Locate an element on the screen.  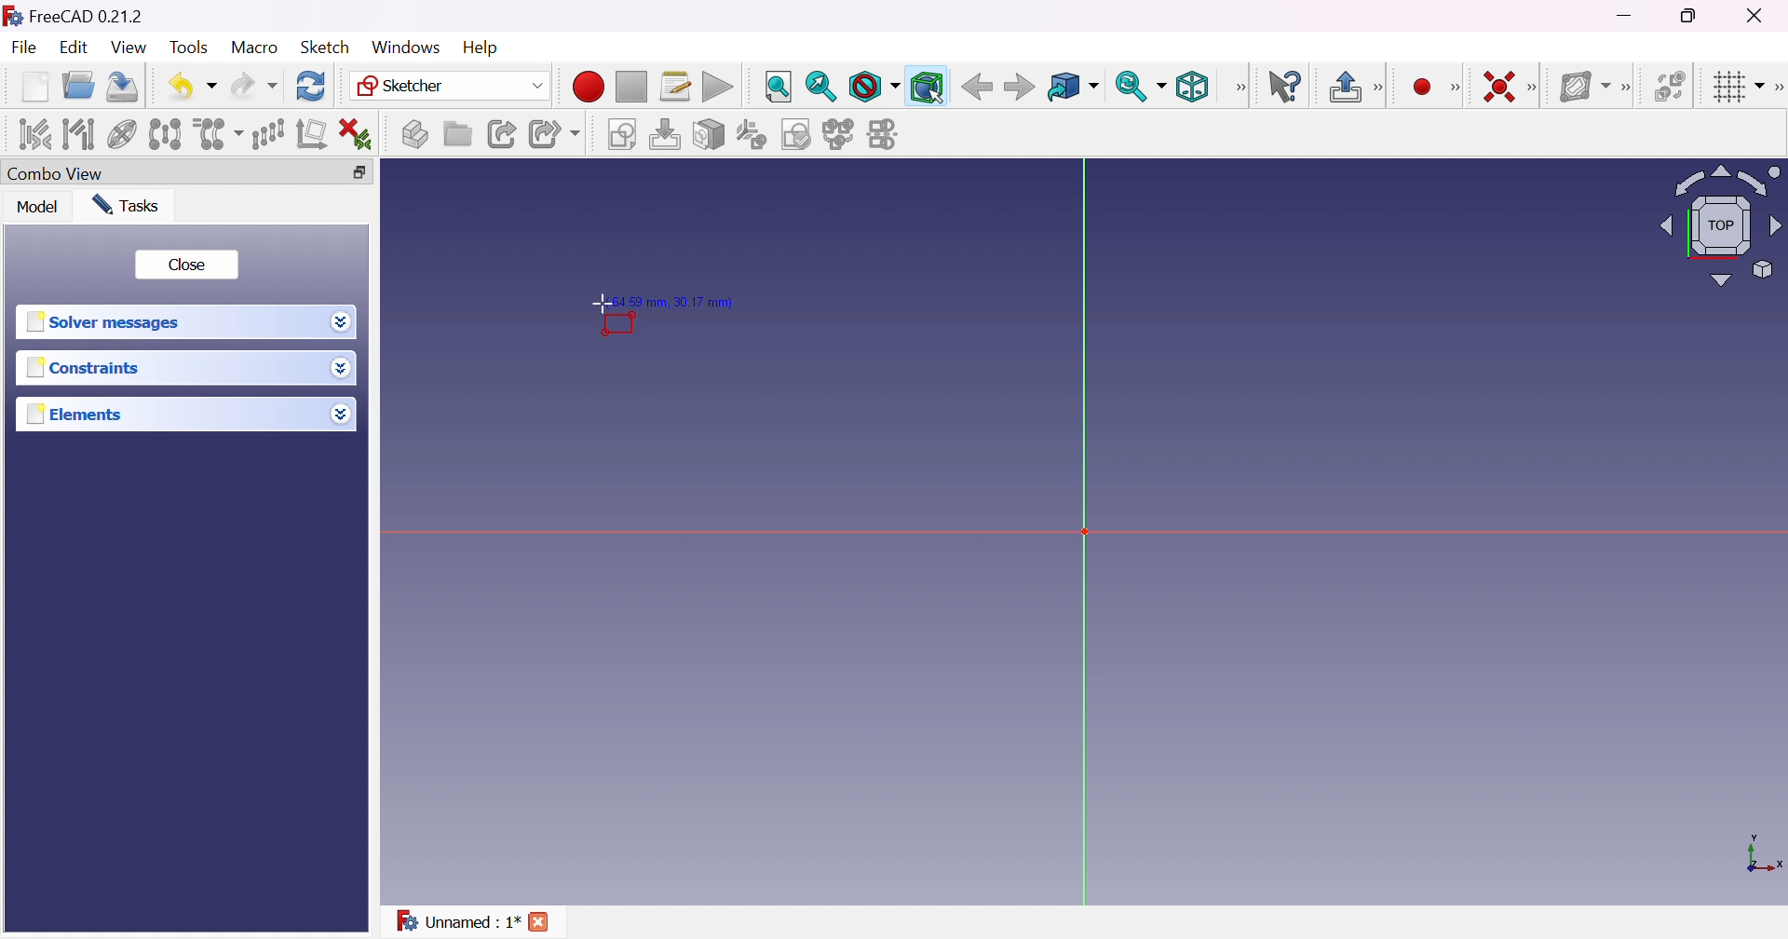
Mirror sketch... is located at coordinates (885, 134).